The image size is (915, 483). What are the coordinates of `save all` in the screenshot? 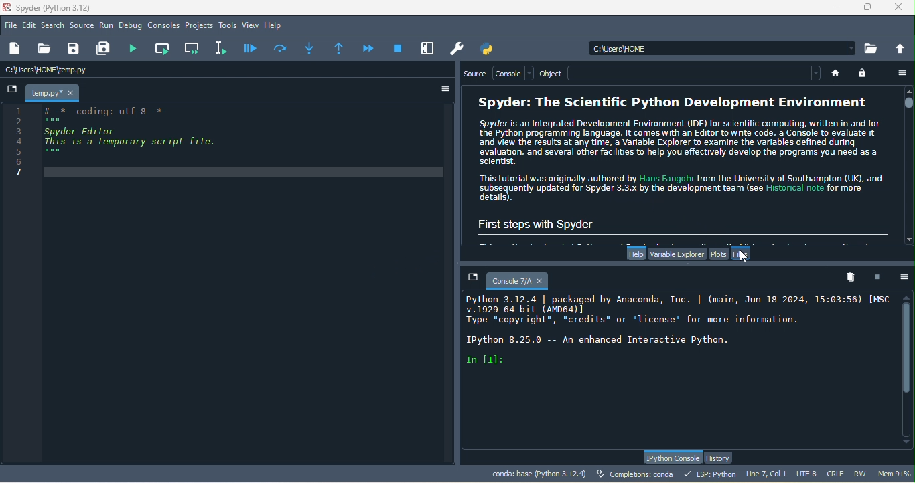 It's located at (106, 49).